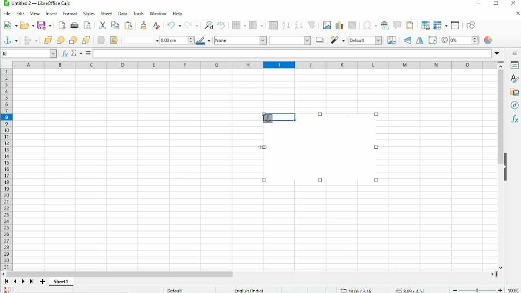 Image resolution: width=521 pixels, height=293 pixels. I want to click on cursor, so click(260, 146).